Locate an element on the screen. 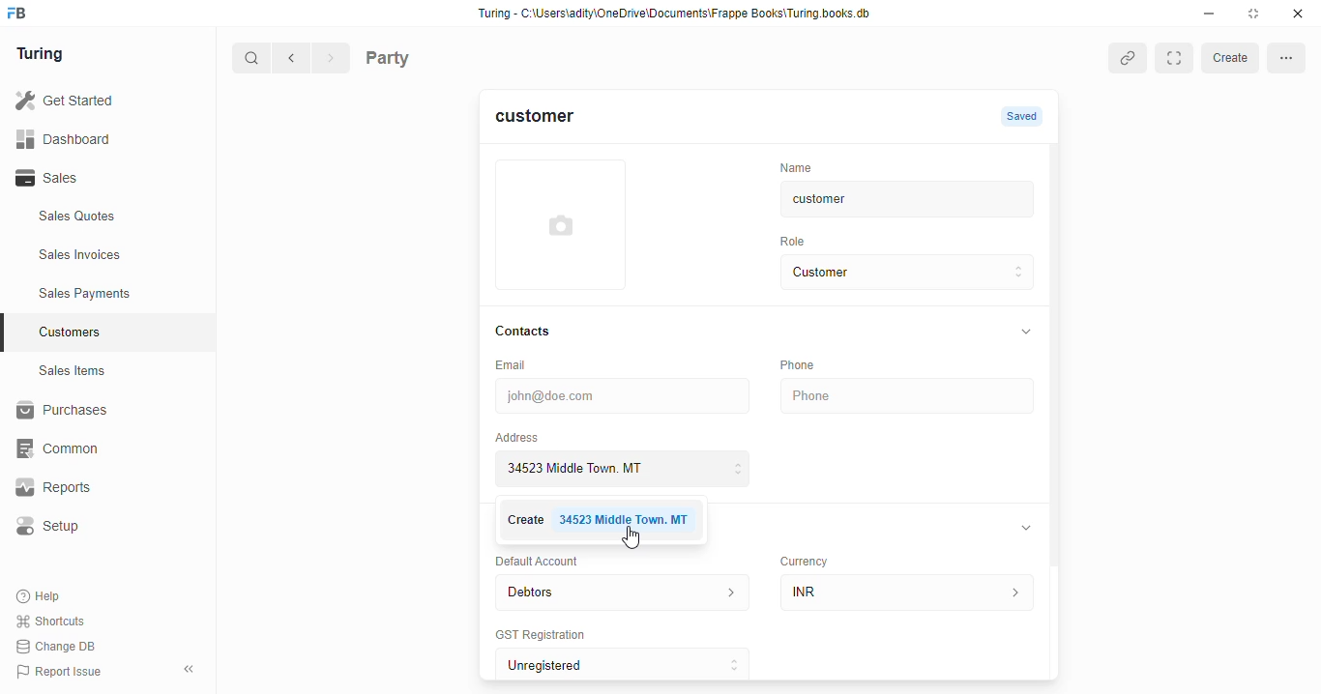  copy link is located at coordinates (1128, 57).